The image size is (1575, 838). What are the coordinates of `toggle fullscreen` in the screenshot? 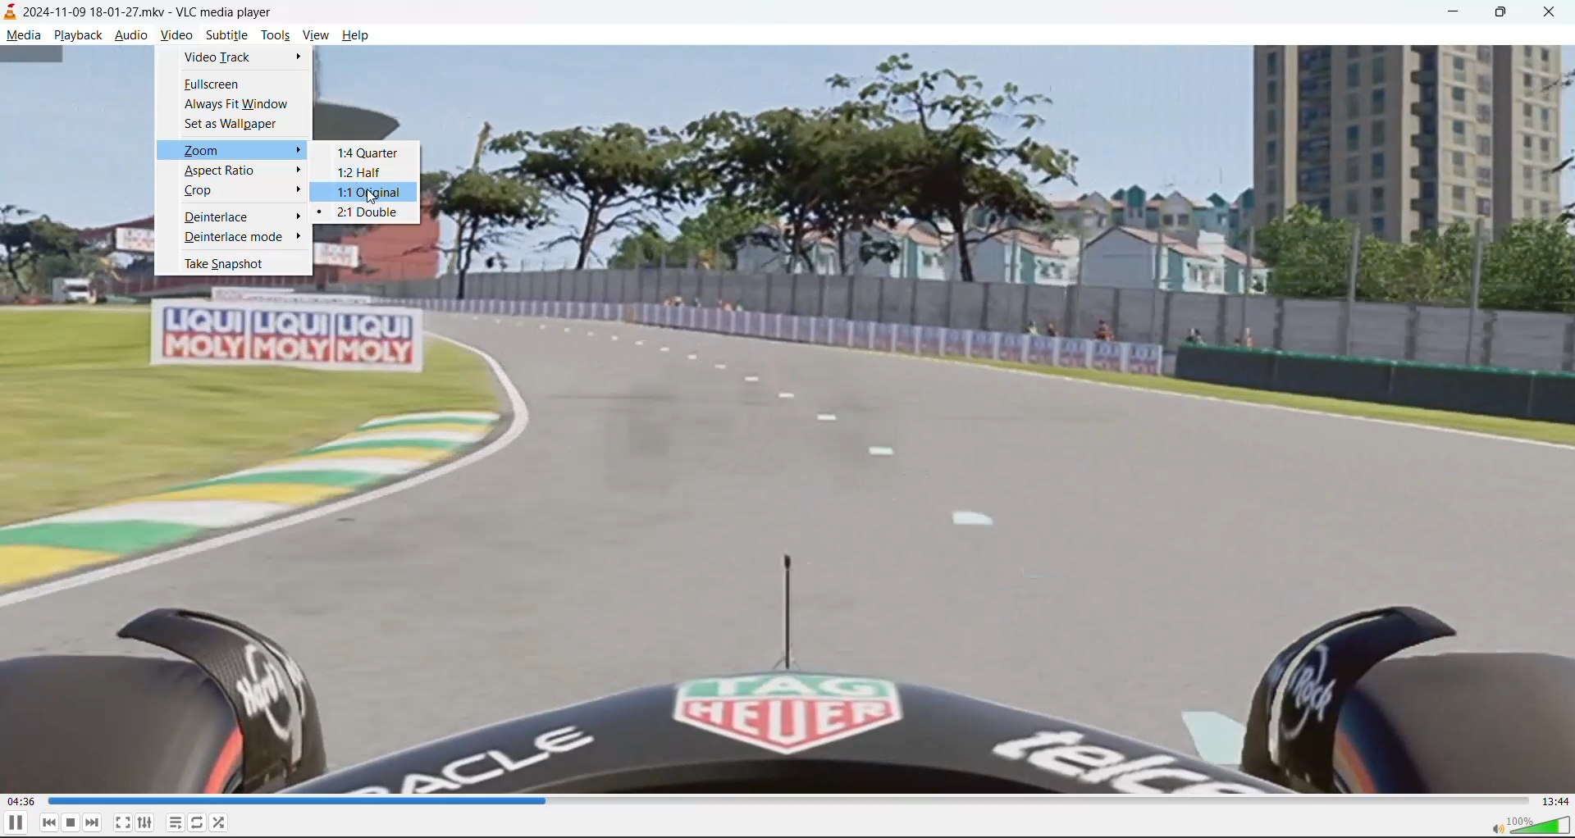 It's located at (122, 822).